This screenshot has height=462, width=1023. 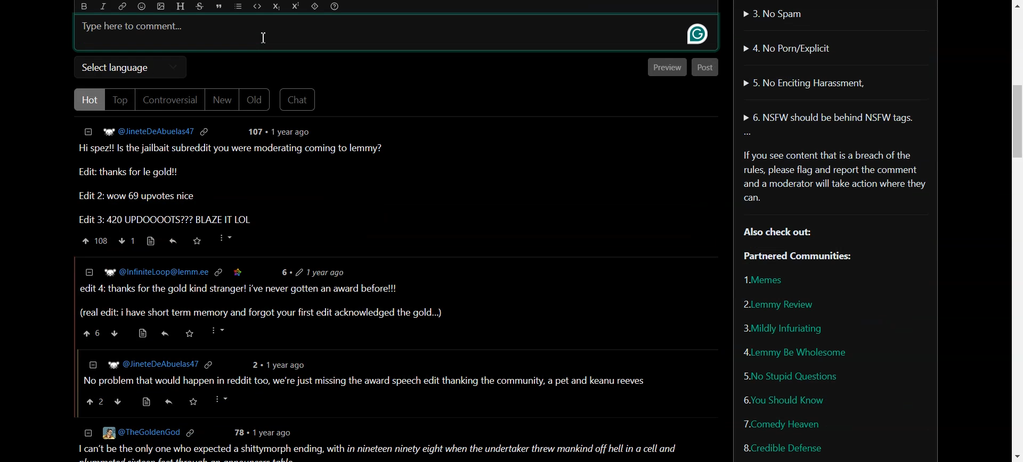 I want to click on NSFW should be behind NSFW tags, so click(x=829, y=115).